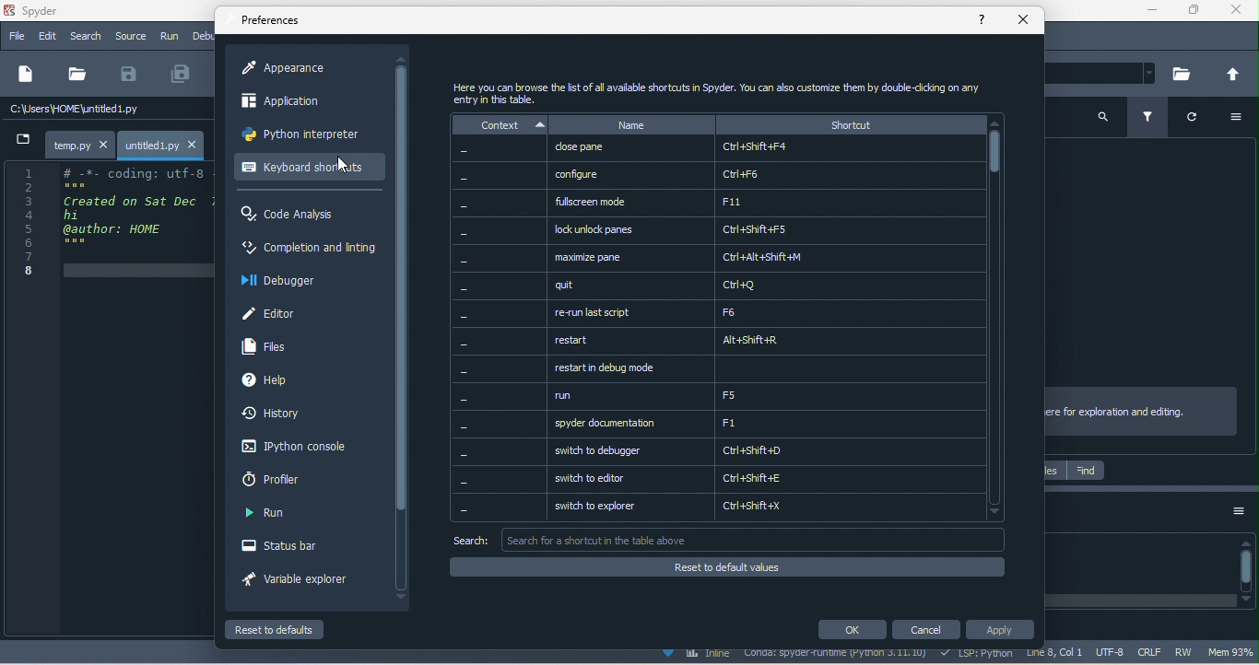 The image size is (1259, 665). I want to click on c\users\home, so click(1106, 75).